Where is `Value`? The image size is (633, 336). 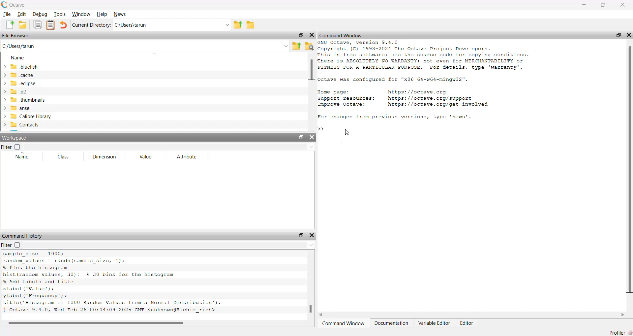
Value is located at coordinates (146, 157).